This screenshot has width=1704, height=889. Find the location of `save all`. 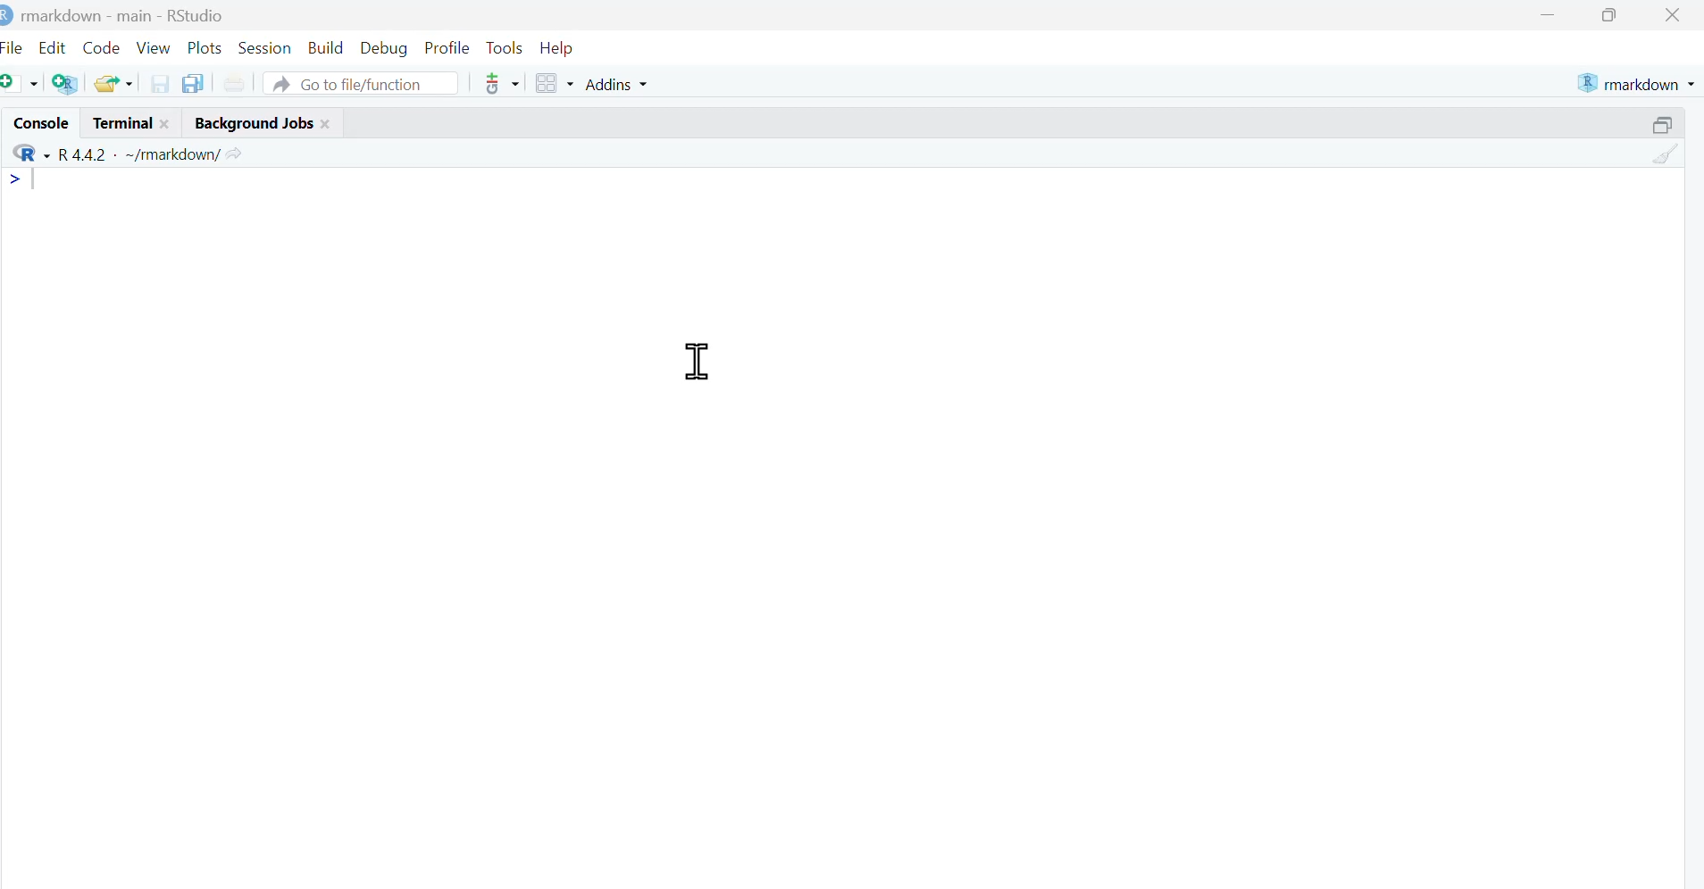

save all is located at coordinates (192, 82).